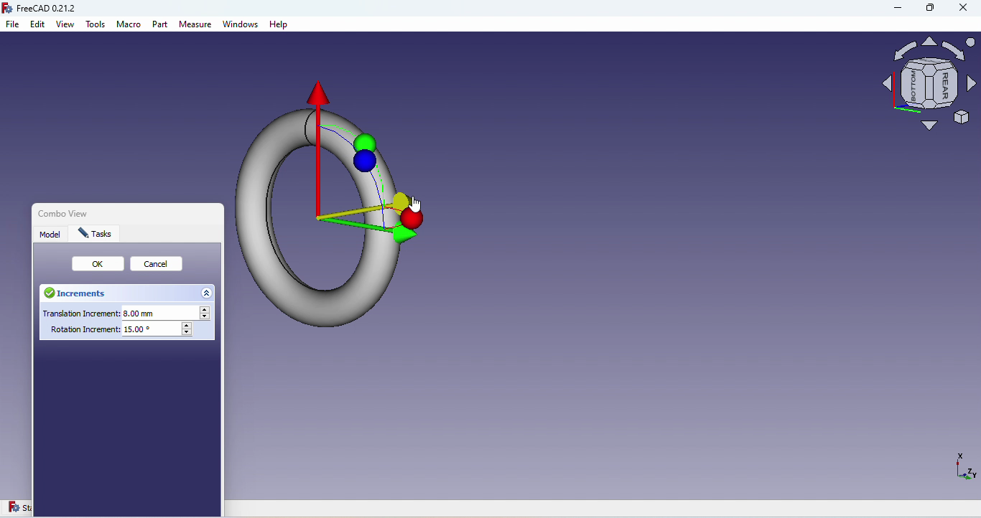  I want to click on Increase rotation increment, so click(187, 325).